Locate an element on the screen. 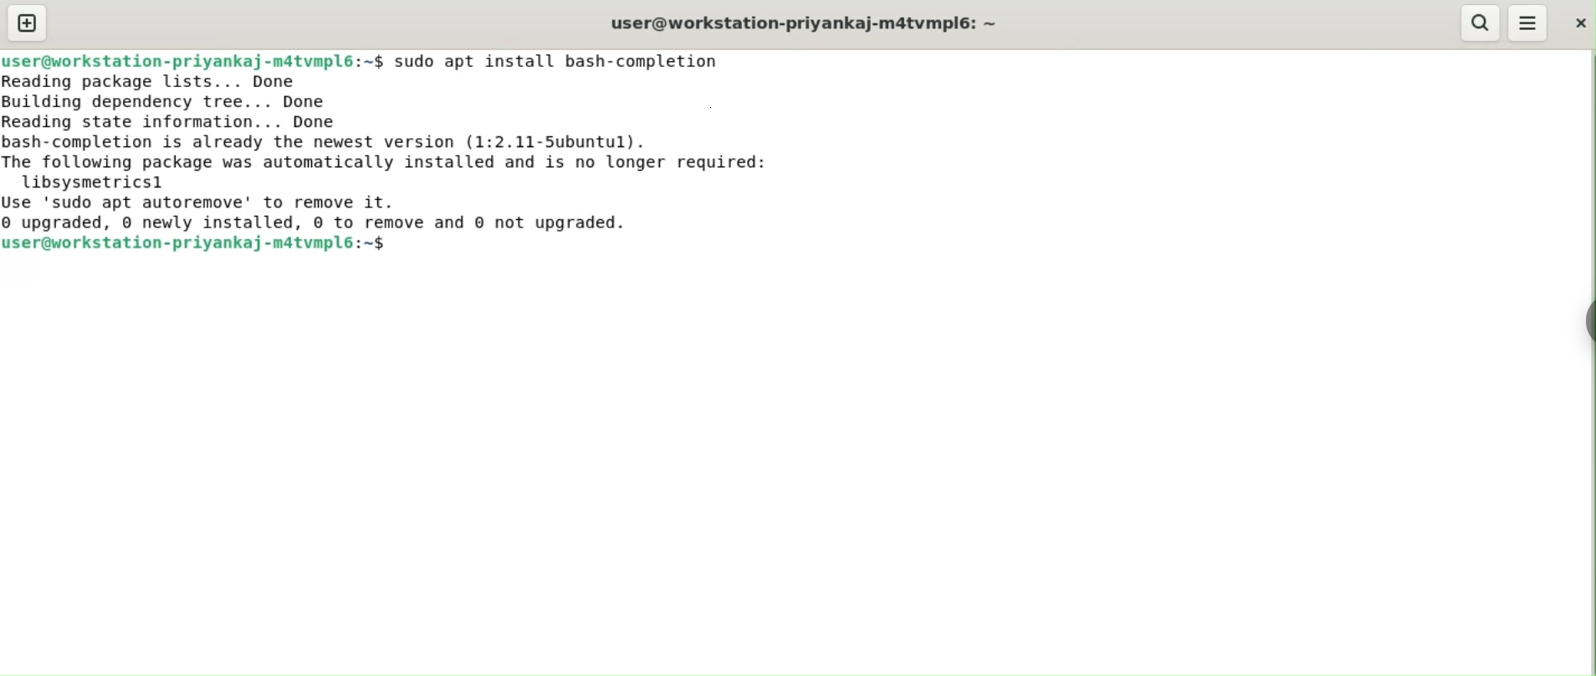 The height and width of the screenshot is (676, 1596). neadlng package Lists... bone

Building dependency tree... Done

Reading state information... Done

bash-completion is already the newest version (1:2.11-5ubuntul).

The following package was automatically installed and is no longer required:
libsysmetricsl

Use 'sudo apt autoremove' to remove it.

® upgraded, © newly installed, © to remove and © not upgraded. is located at coordinates (403, 153).